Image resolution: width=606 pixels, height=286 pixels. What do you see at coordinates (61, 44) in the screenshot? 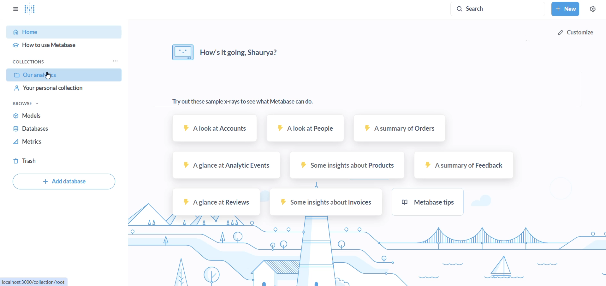
I see `how to use metabase` at bounding box center [61, 44].